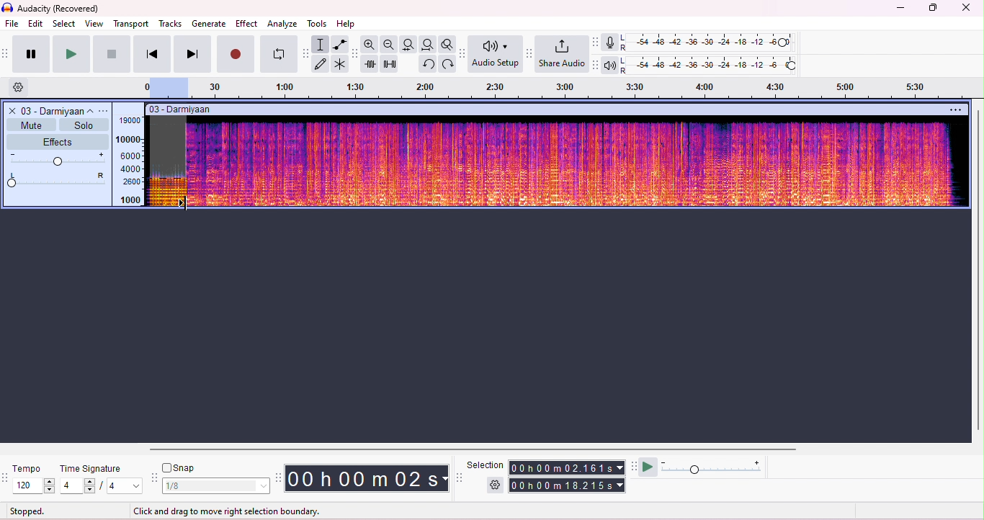  What do you see at coordinates (712, 467) in the screenshot?
I see `playback speed` at bounding box center [712, 467].